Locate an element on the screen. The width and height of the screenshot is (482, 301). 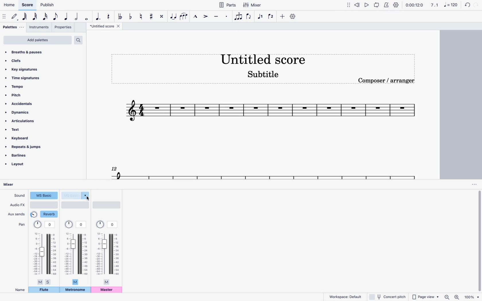
accent is located at coordinates (205, 18).